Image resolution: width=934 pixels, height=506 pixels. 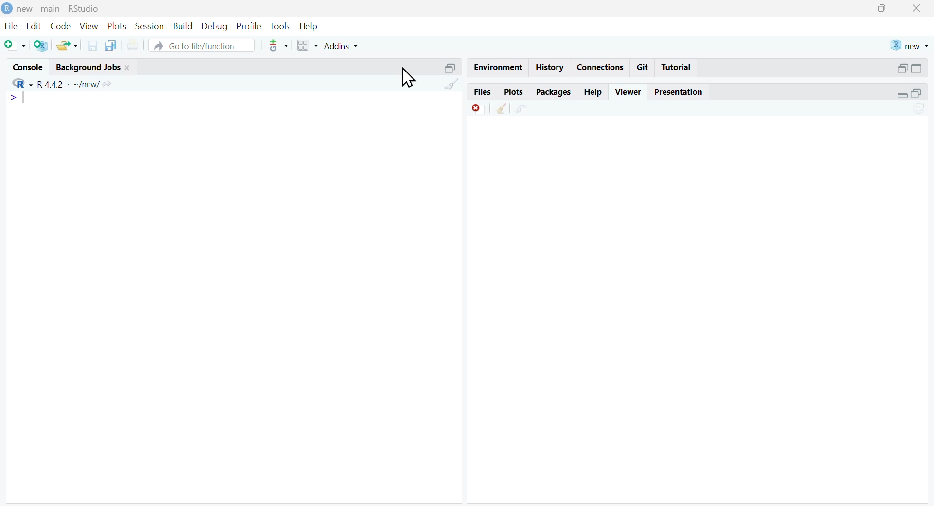 What do you see at coordinates (68, 45) in the screenshot?
I see `share folder as` at bounding box center [68, 45].